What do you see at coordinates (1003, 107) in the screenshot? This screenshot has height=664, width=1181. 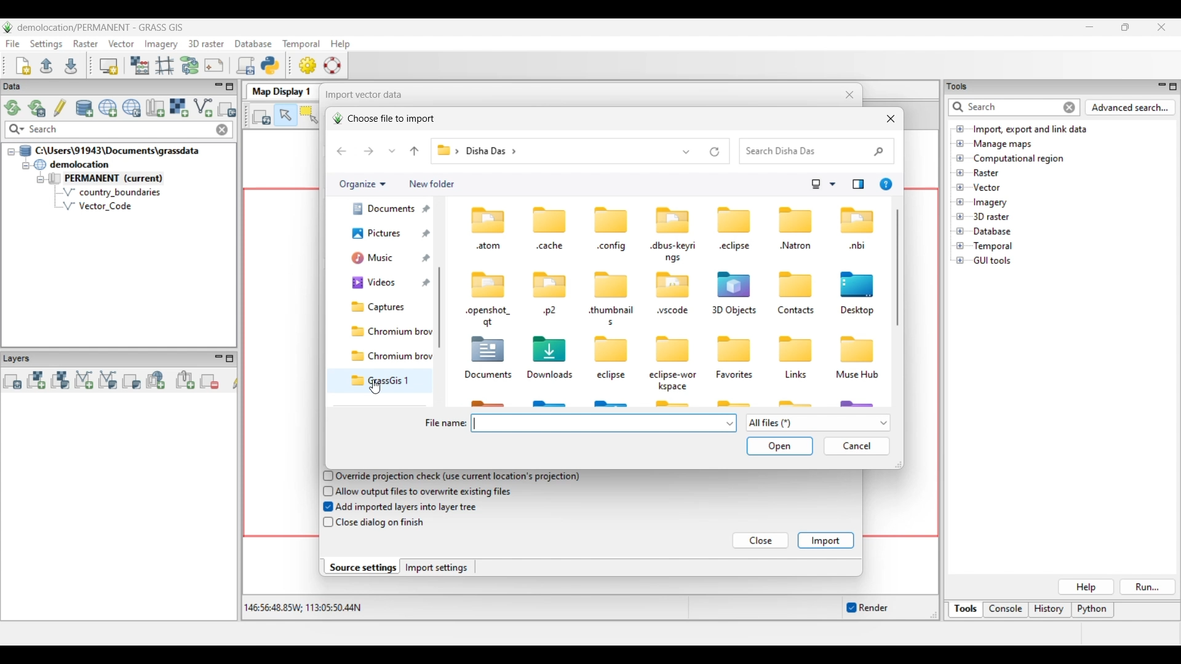 I see `Type in or enter details for quick search` at bounding box center [1003, 107].